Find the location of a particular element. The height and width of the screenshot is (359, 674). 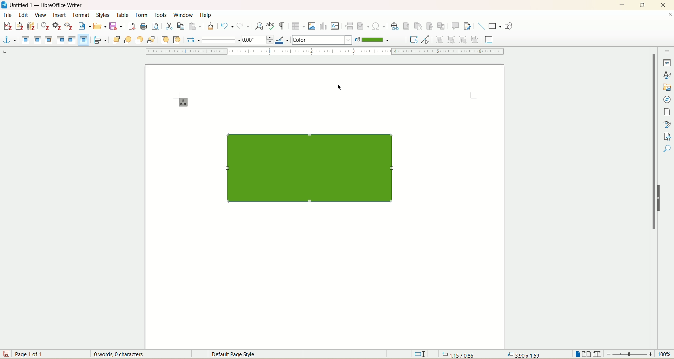

hide is located at coordinates (658, 199).